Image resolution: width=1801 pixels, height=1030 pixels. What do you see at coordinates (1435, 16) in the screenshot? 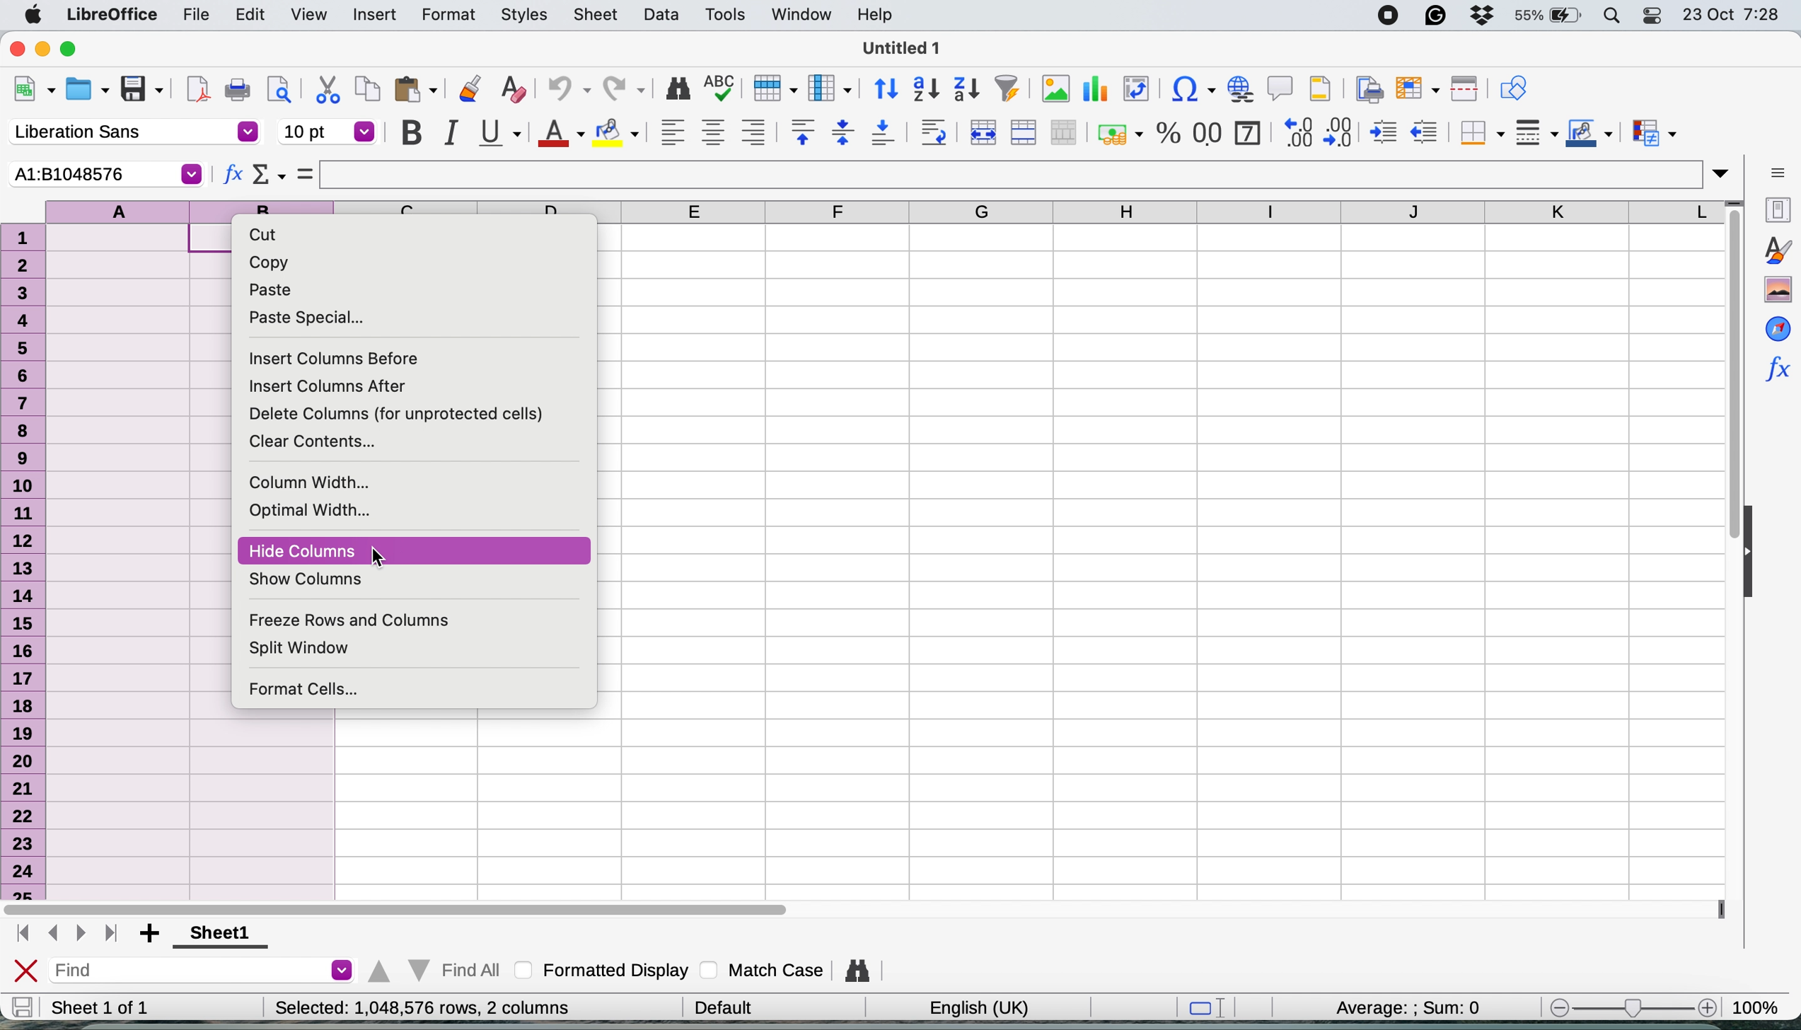
I see `grammarly` at bounding box center [1435, 16].